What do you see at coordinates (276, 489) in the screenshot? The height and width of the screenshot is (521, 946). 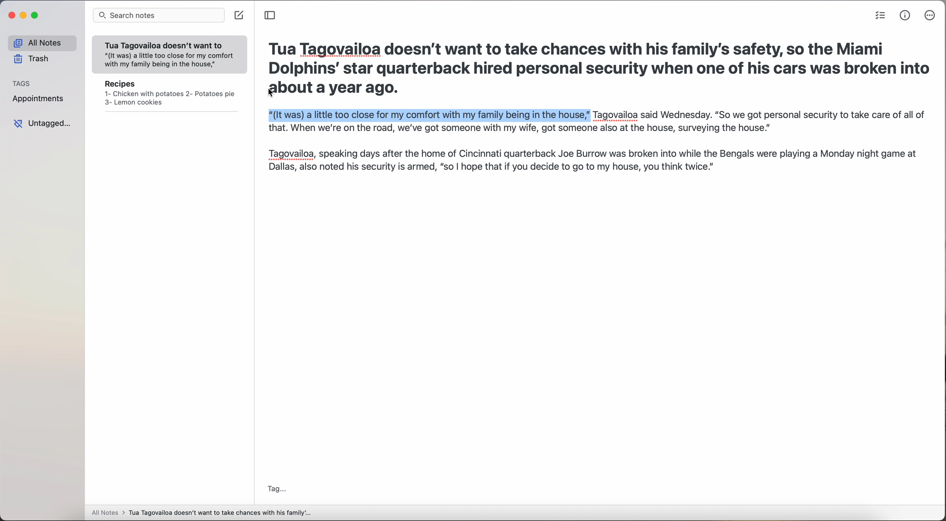 I see `tag` at bounding box center [276, 489].